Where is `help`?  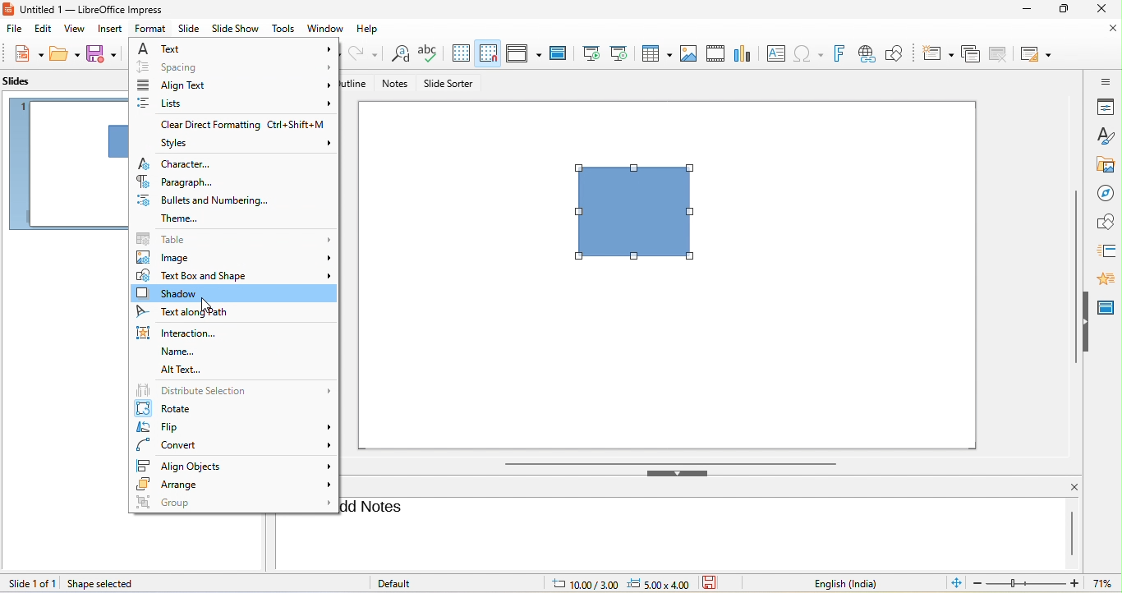
help is located at coordinates (374, 30).